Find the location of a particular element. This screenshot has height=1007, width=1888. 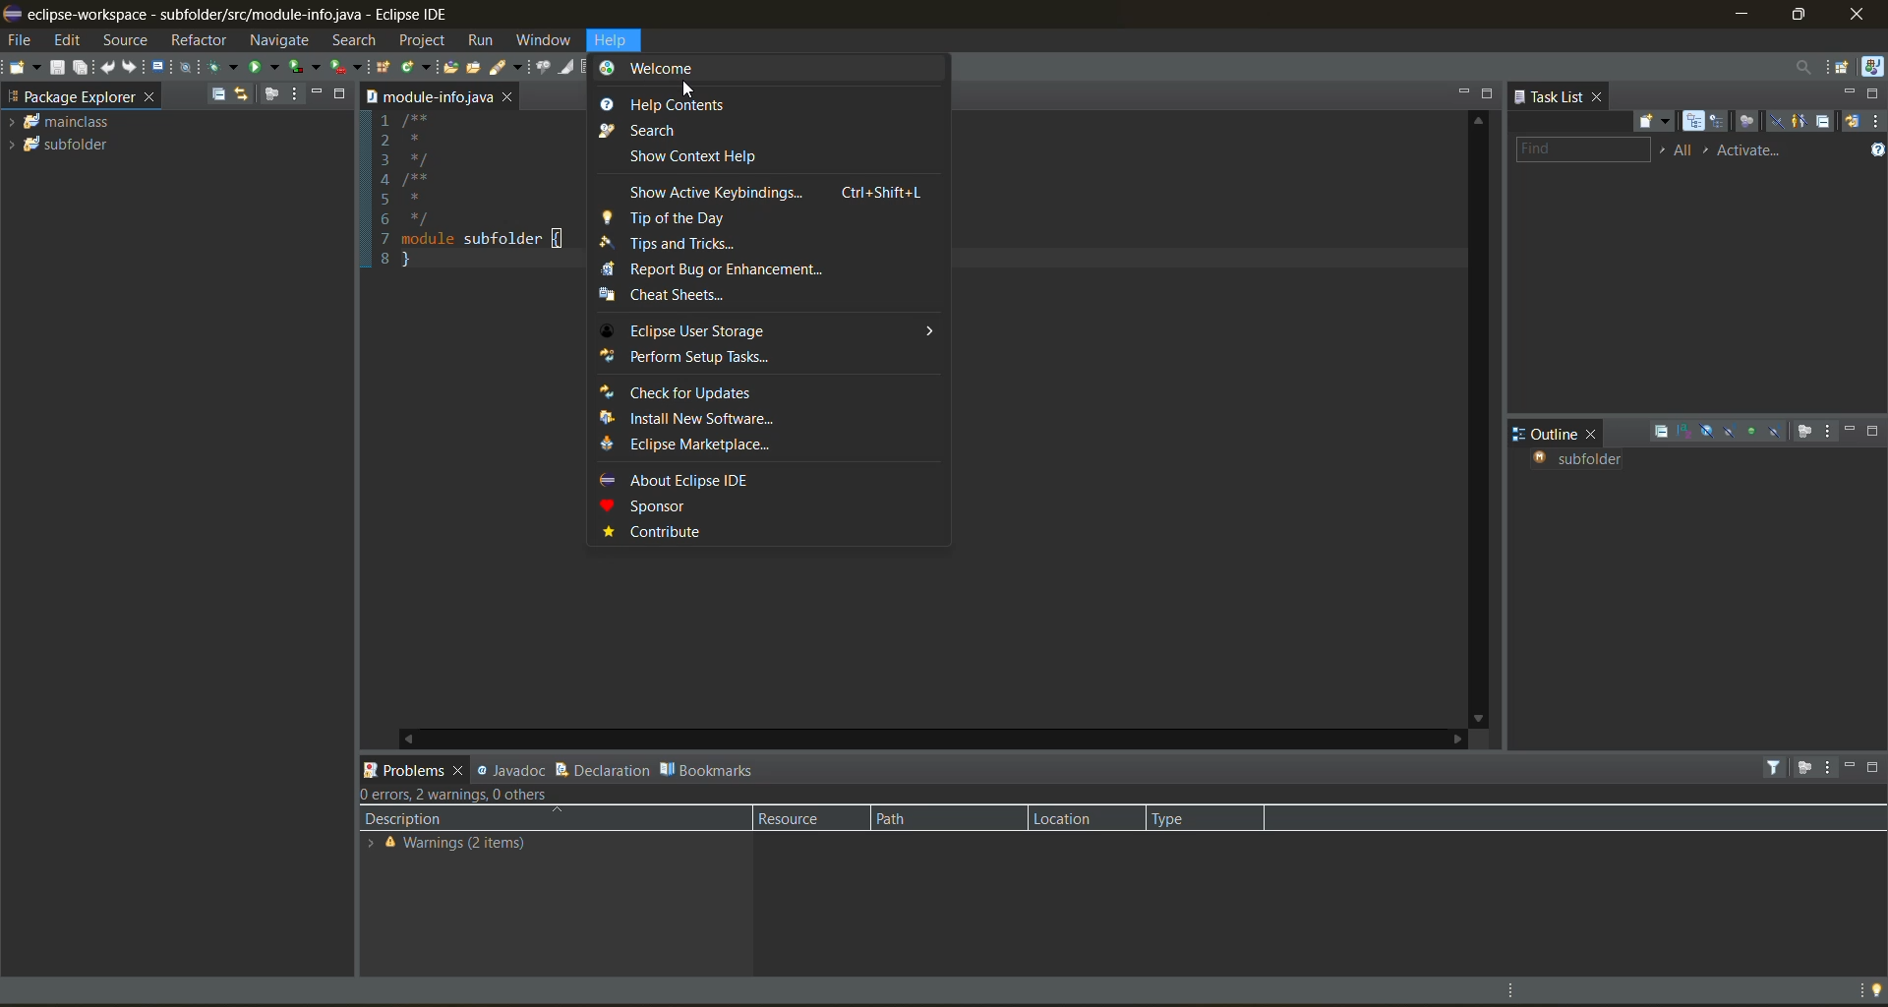

minimize is located at coordinates (317, 94).